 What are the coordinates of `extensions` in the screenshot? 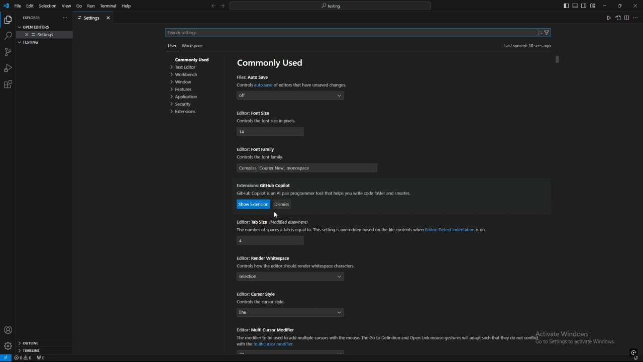 It's located at (193, 112).